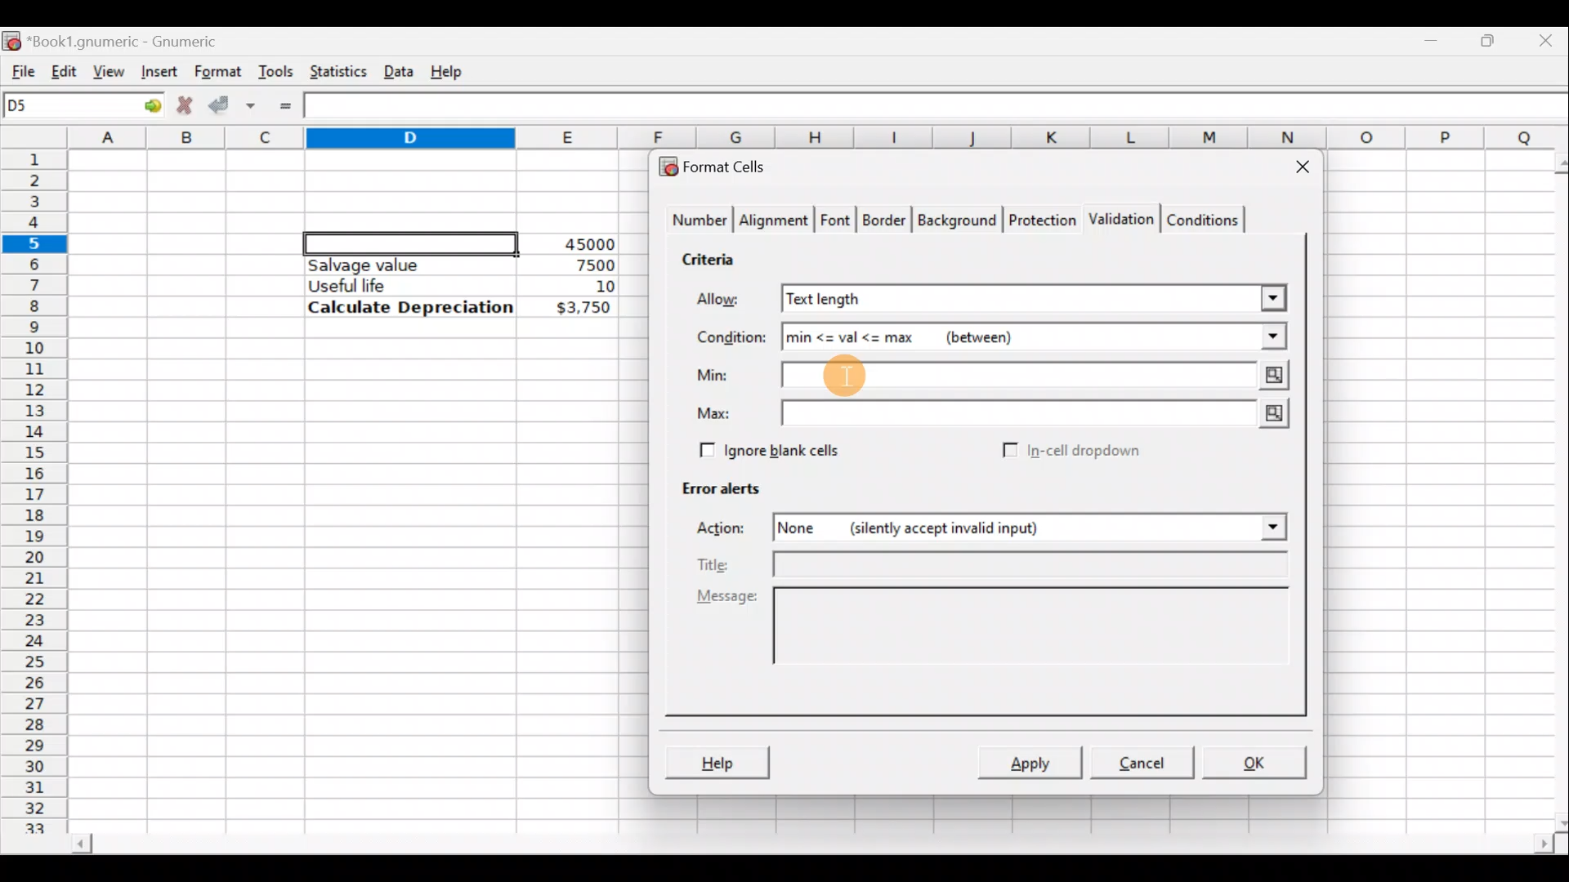 The width and height of the screenshot is (1569, 882). I want to click on Tools, so click(275, 70).